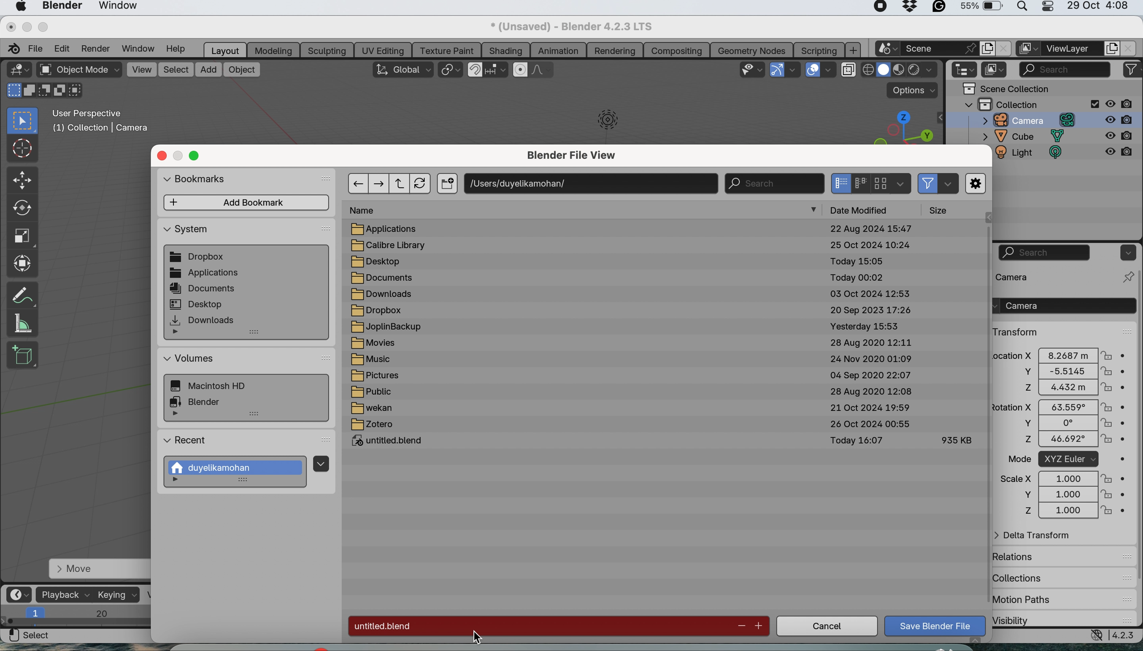 Image resolution: width=1143 pixels, height=651 pixels. Describe the element at coordinates (205, 274) in the screenshot. I see `applications` at that location.